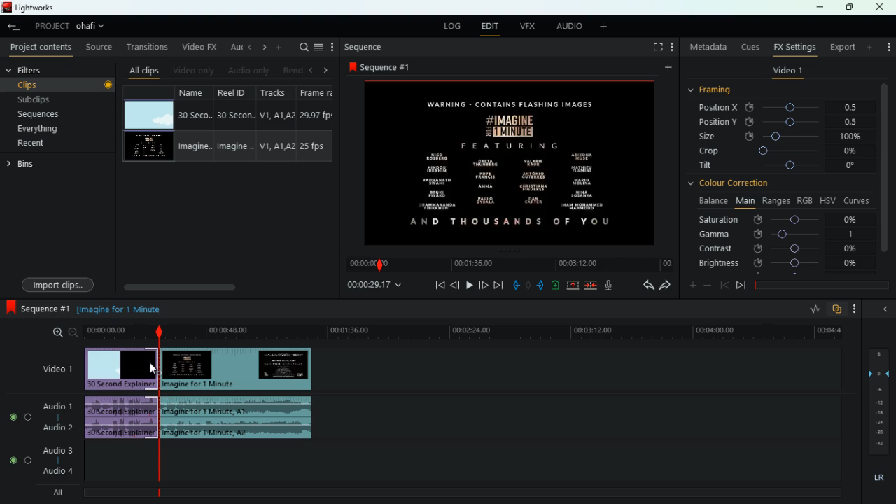 This screenshot has width=896, height=504. I want to click on slider position changed, so click(159, 335).